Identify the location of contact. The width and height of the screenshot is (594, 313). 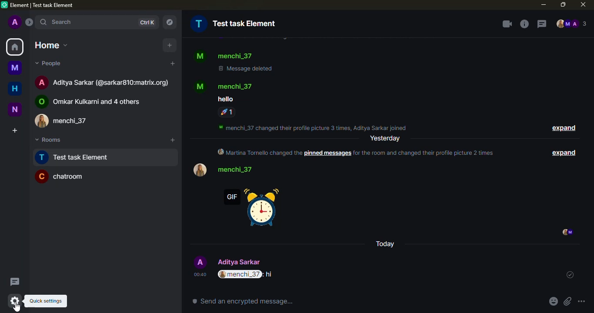
(238, 86).